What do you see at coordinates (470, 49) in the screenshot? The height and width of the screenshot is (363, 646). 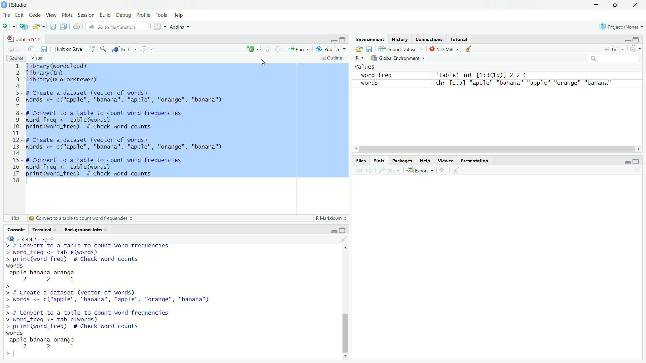 I see `Clear console` at bounding box center [470, 49].